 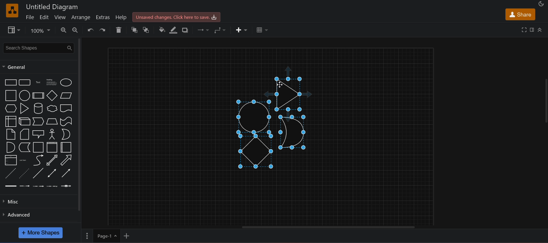 What do you see at coordinates (241, 29) in the screenshot?
I see `insert` at bounding box center [241, 29].